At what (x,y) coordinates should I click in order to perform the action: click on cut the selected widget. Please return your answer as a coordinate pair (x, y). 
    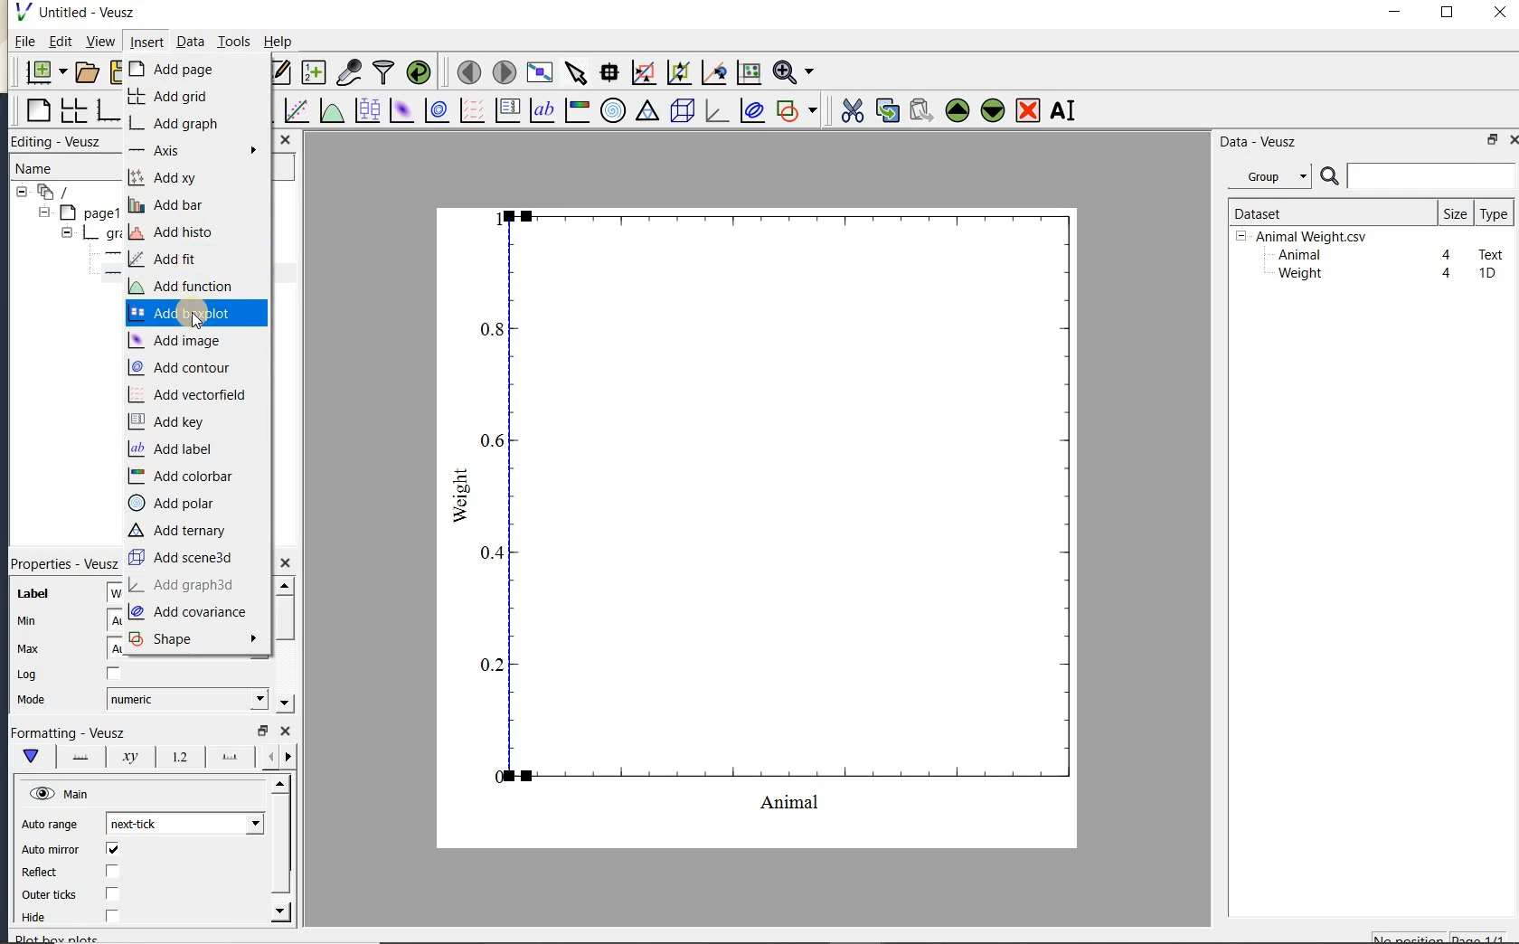
    Looking at the image, I should click on (851, 111).